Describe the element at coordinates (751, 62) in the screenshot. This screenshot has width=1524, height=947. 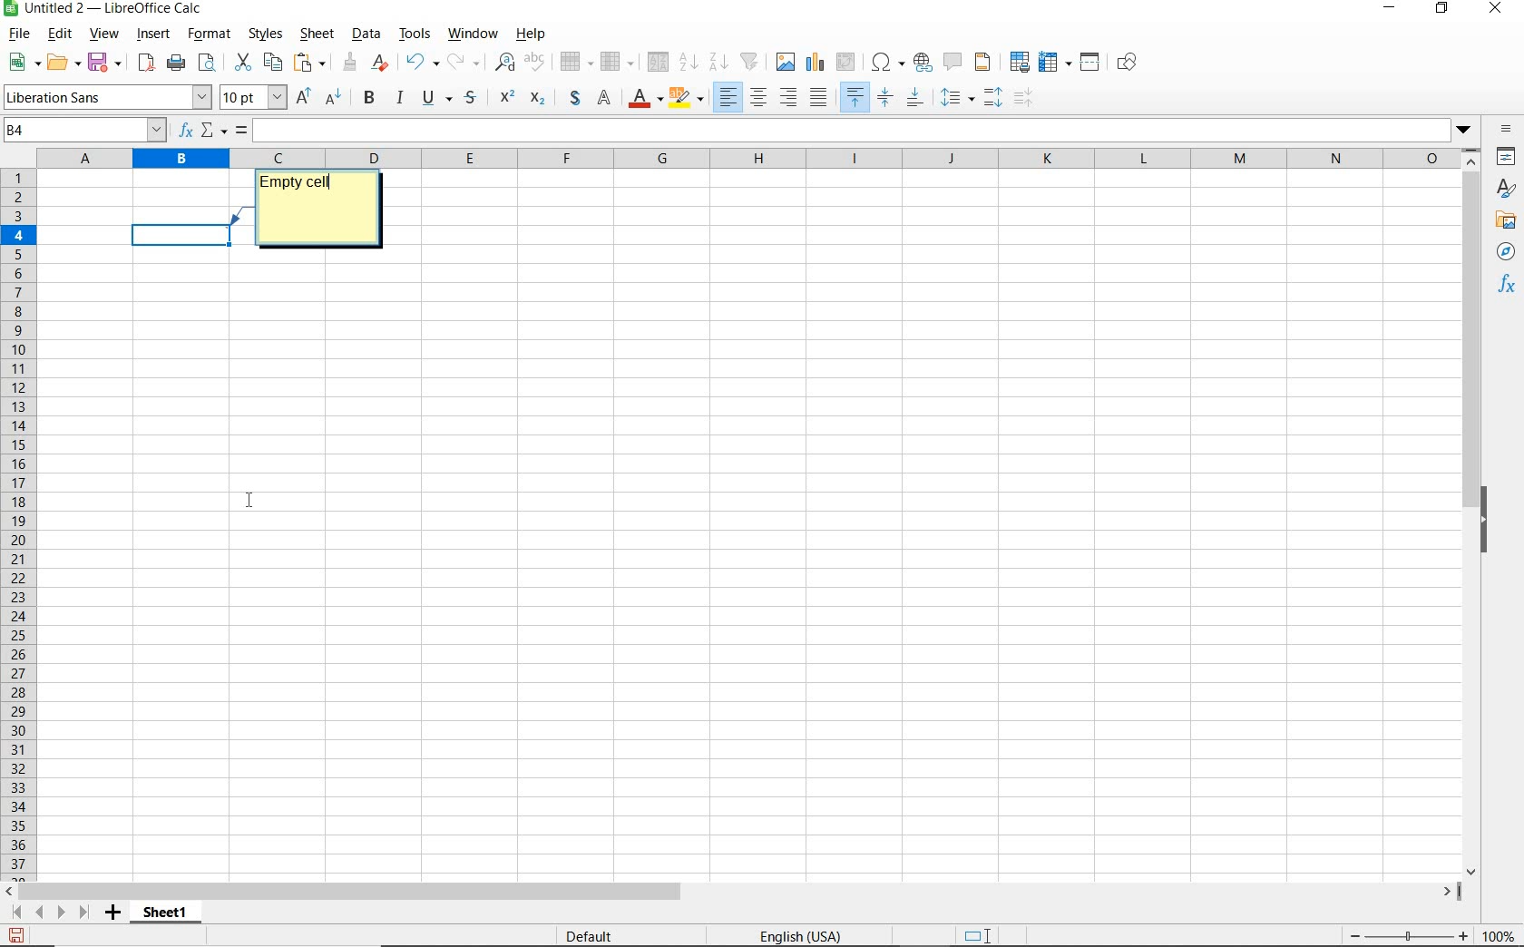
I see `AutoFilter` at that location.